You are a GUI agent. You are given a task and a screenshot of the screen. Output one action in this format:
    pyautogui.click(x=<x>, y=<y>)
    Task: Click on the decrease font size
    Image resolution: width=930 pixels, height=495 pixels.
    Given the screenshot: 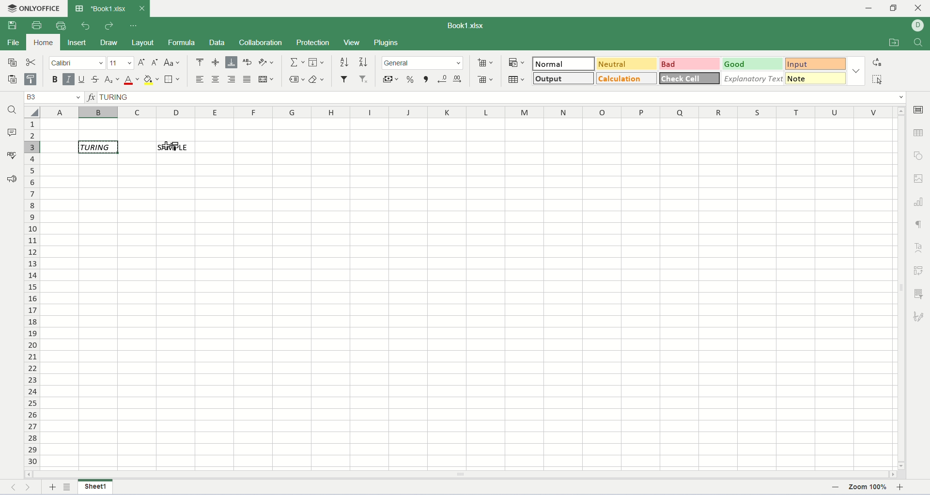 What is the action you would take?
    pyautogui.click(x=155, y=63)
    